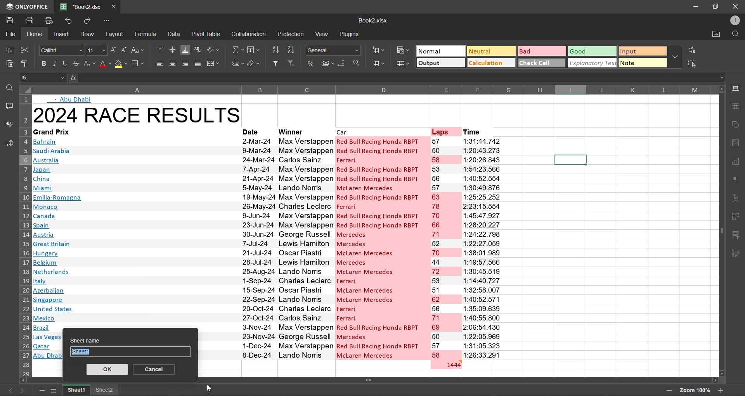 The width and height of the screenshot is (745, 396). I want to click on sheet name, so click(131, 339).